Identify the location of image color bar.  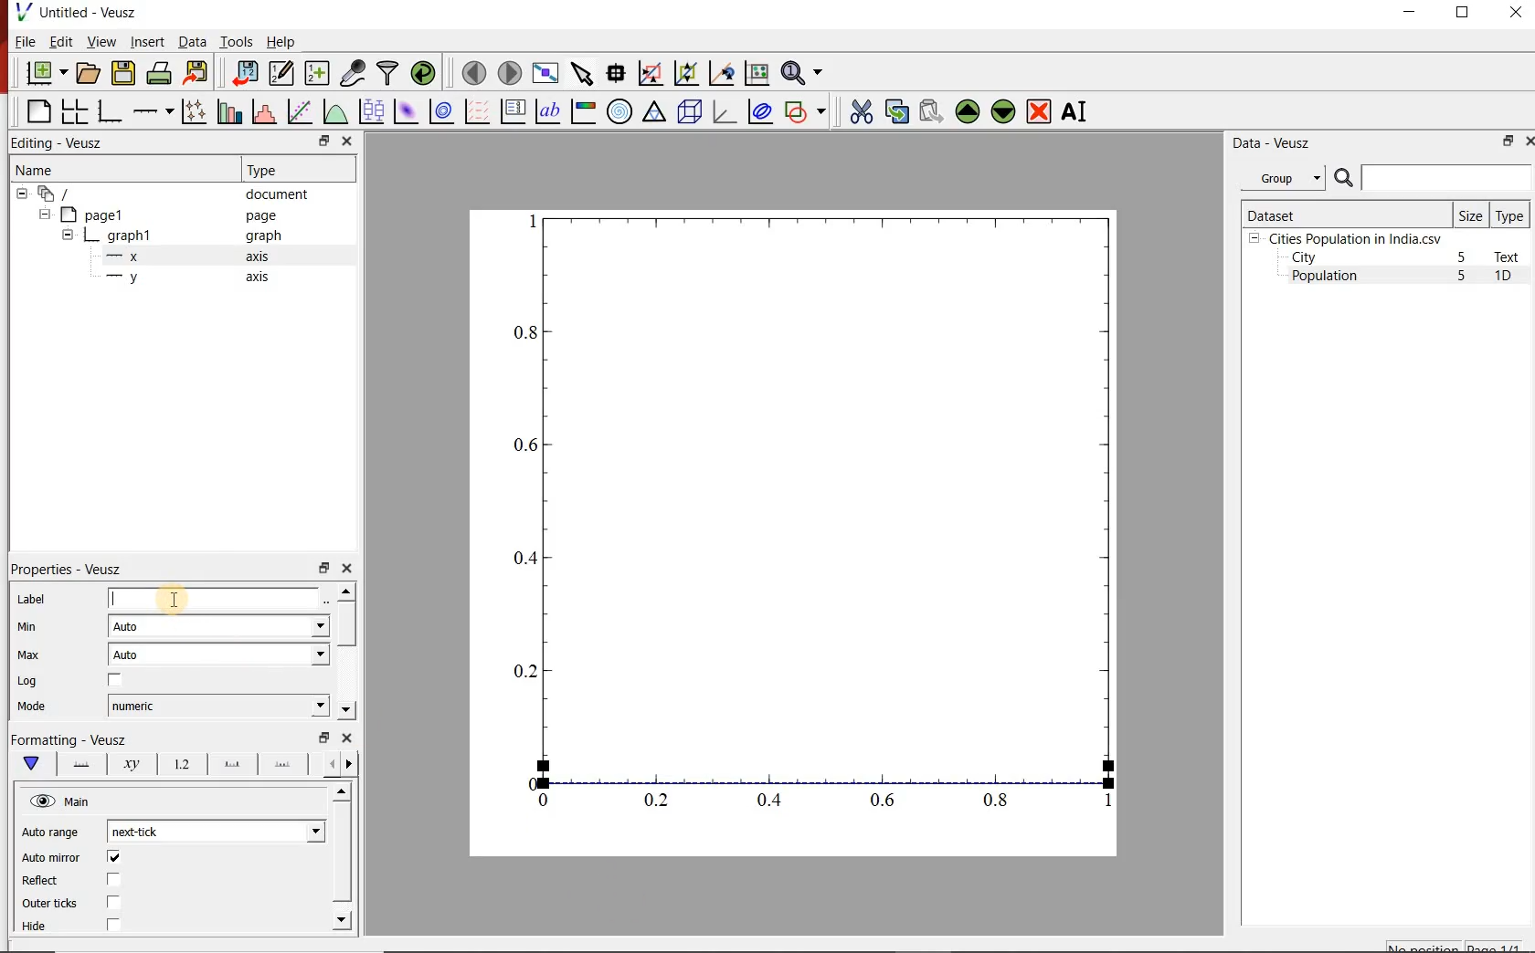
(583, 111).